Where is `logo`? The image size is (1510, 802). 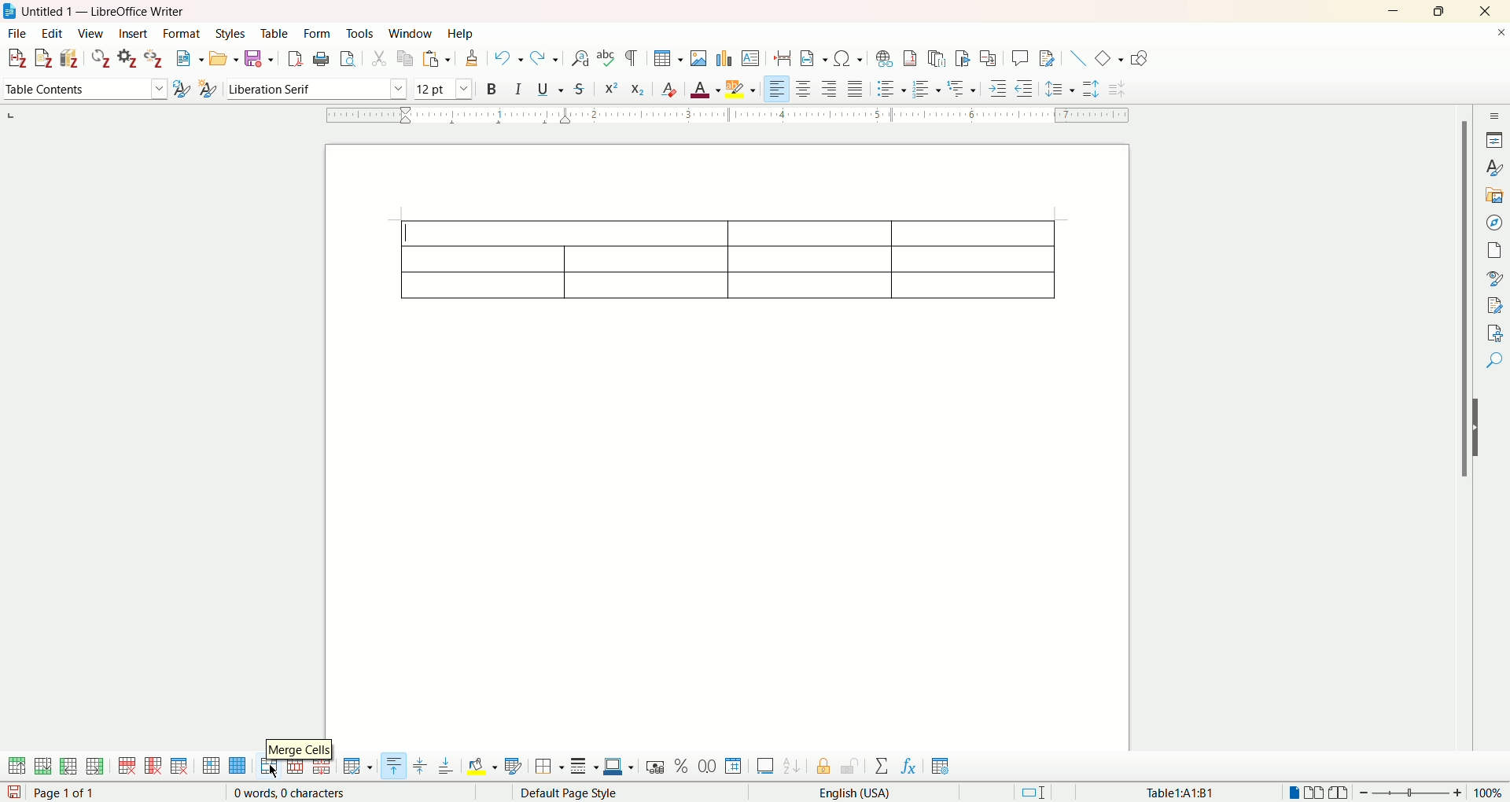
logo is located at coordinates (9, 10).